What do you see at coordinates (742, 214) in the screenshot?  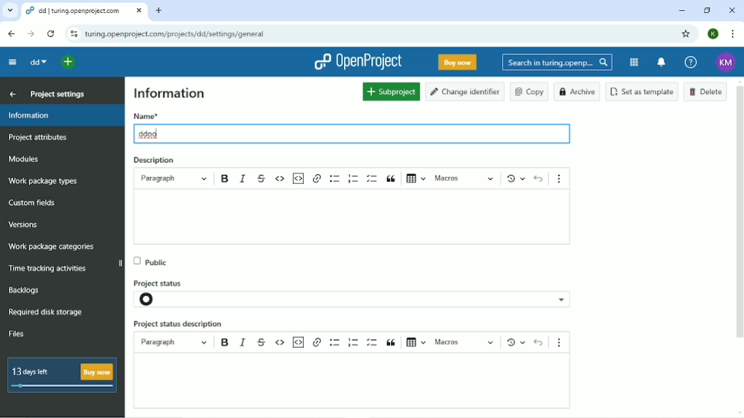 I see `vertical scroll bar` at bounding box center [742, 214].